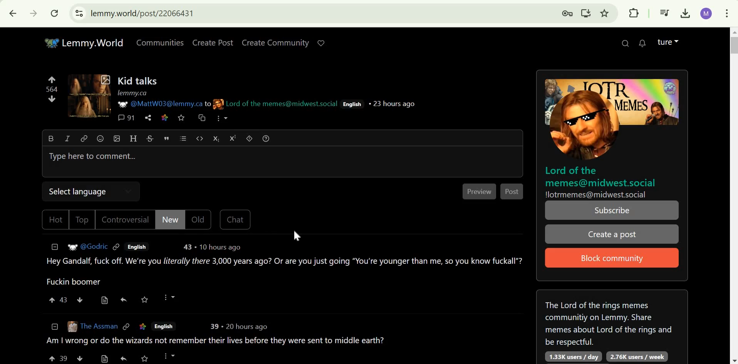  What do you see at coordinates (121, 104) in the screenshot?
I see `picture` at bounding box center [121, 104].